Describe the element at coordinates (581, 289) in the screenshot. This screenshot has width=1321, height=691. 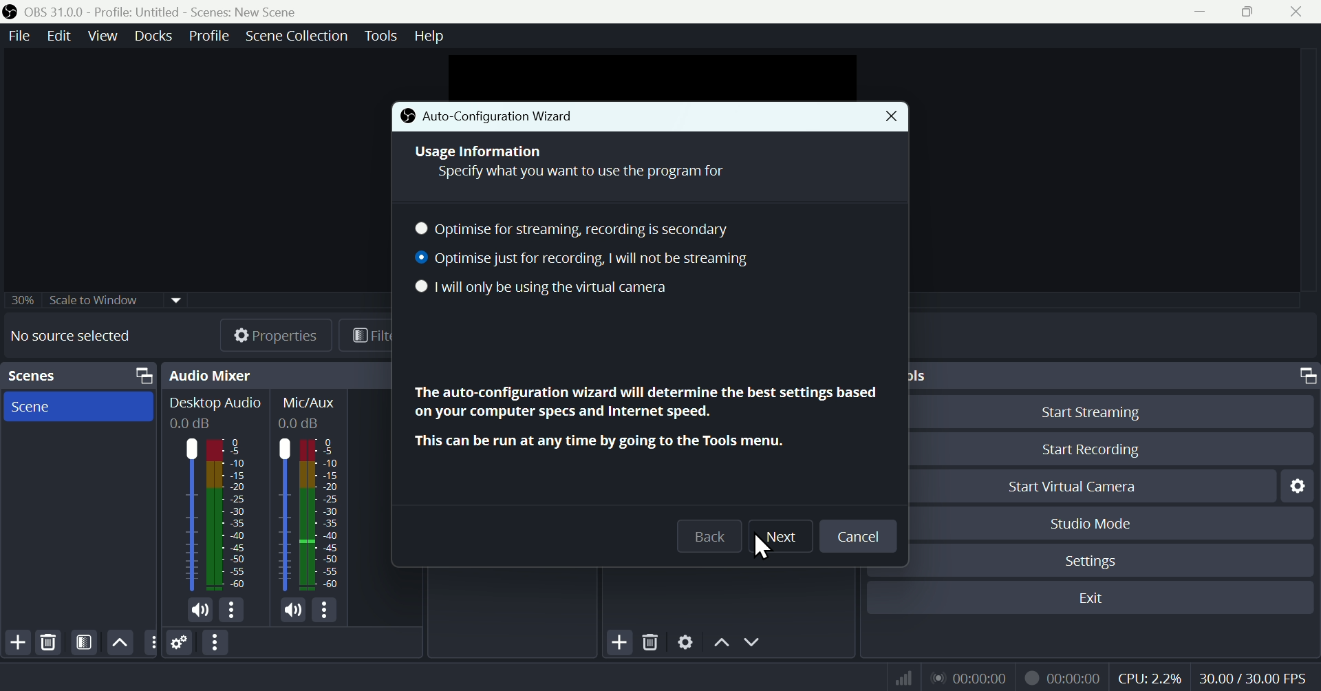
I see `only be using the virtual camera` at that location.